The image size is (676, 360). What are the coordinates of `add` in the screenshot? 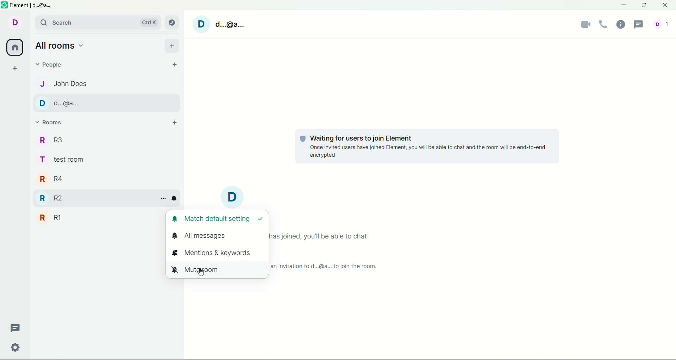 It's located at (178, 122).